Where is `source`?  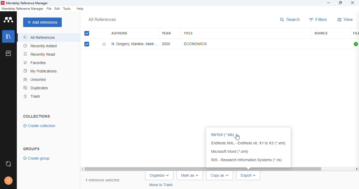 source is located at coordinates (321, 33).